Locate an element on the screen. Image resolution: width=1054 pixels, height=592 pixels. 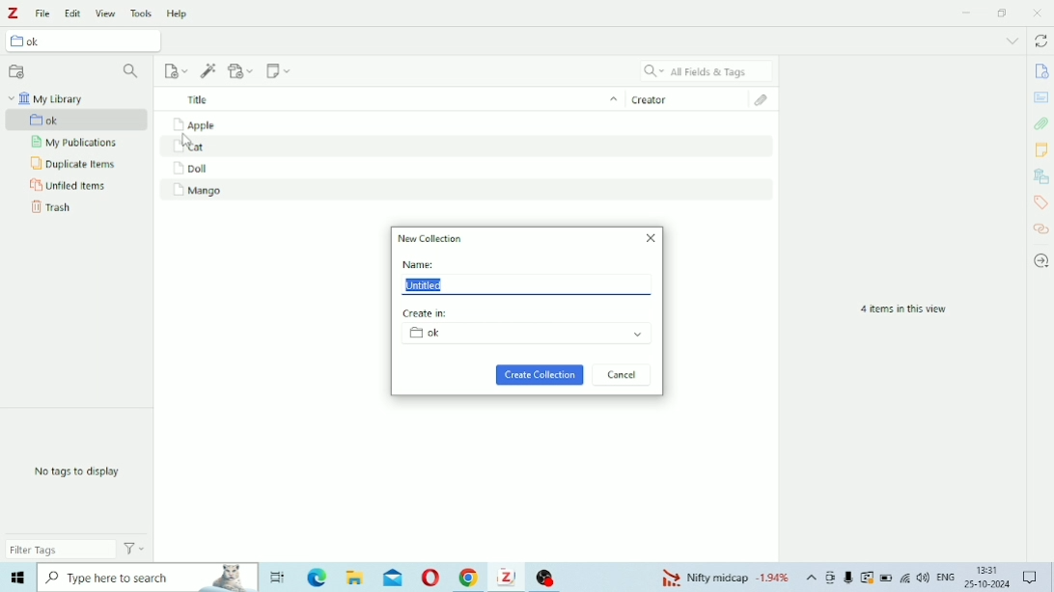
Mic is located at coordinates (848, 577).